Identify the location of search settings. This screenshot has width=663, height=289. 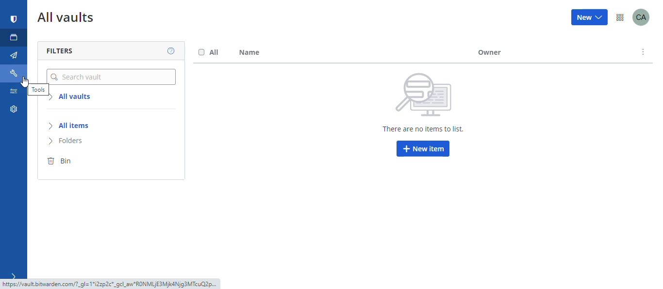
(13, 93).